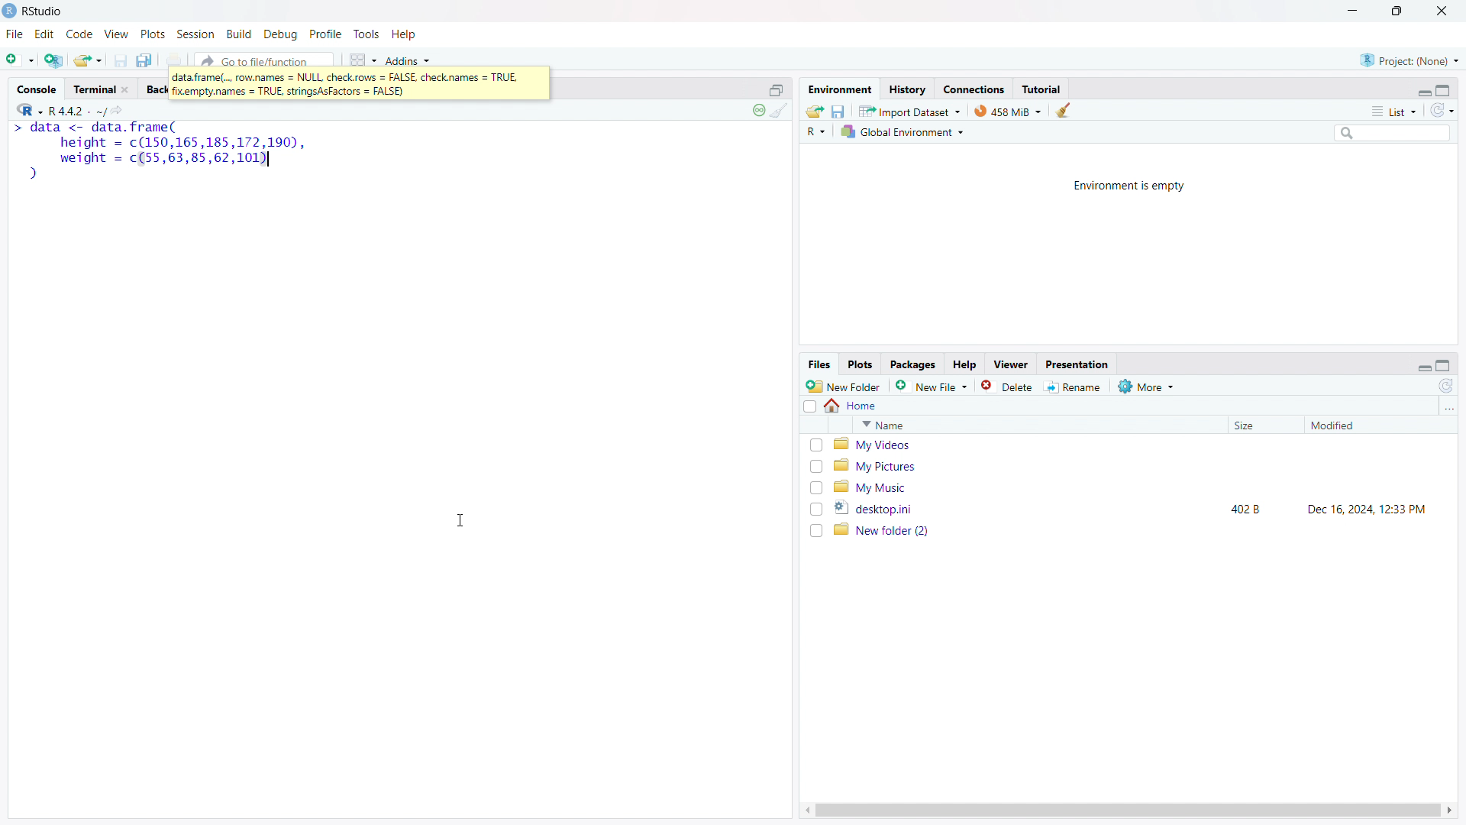 This screenshot has height=825, width=1466. What do you see at coordinates (1360, 425) in the screenshot?
I see `modified` at bounding box center [1360, 425].